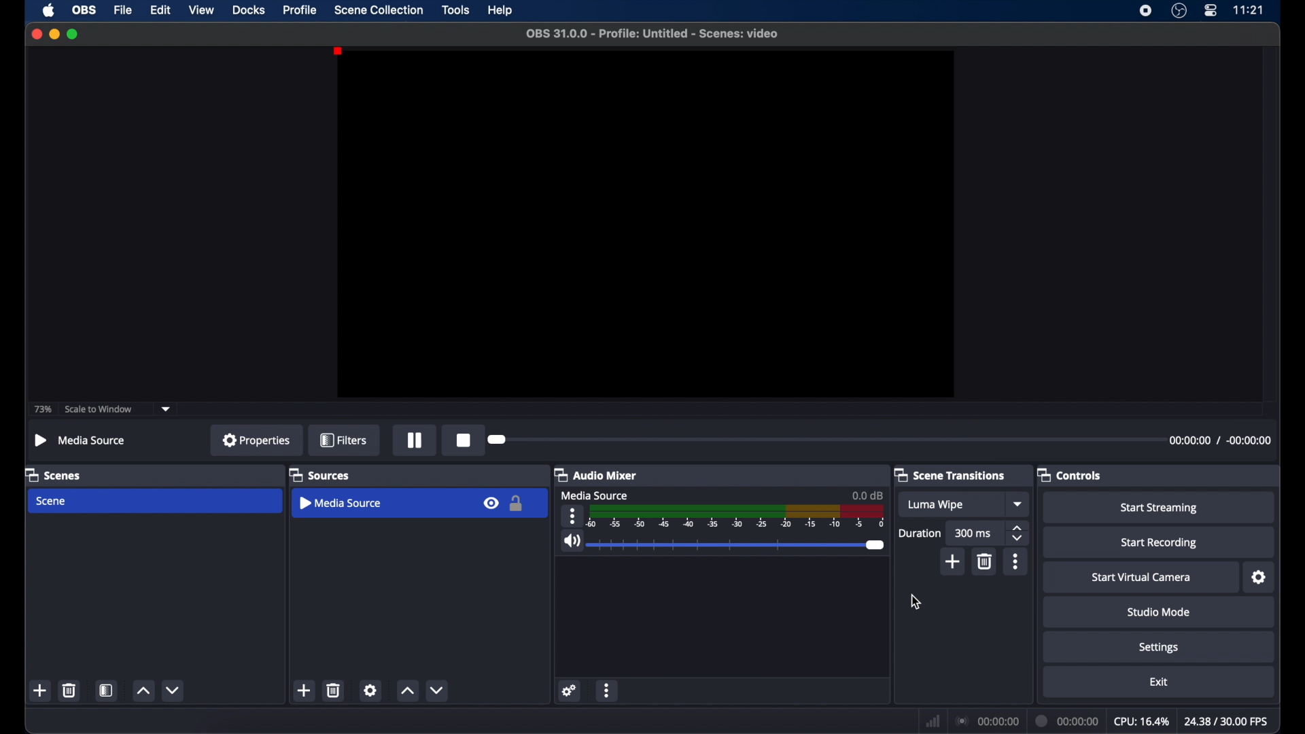 The image size is (1305, 734). What do you see at coordinates (933, 720) in the screenshot?
I see `network` at bounding box center [933, 720].